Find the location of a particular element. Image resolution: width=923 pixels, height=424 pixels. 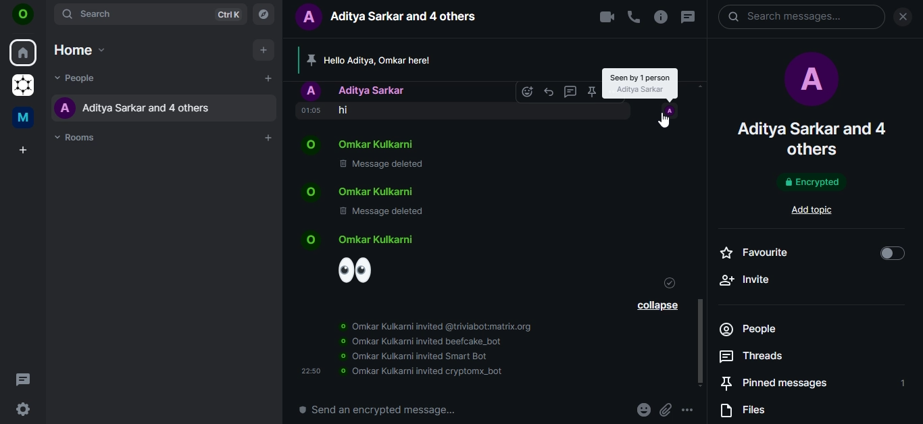

create a space is located at coordinates (22, 151).